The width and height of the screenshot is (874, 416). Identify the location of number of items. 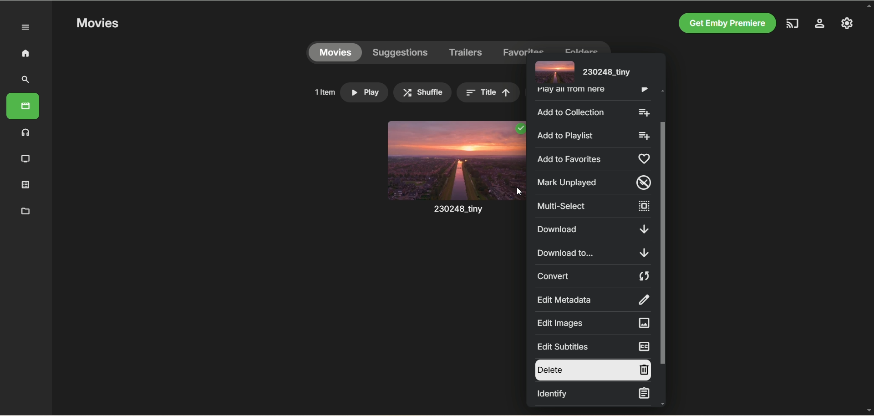
(324, 92).